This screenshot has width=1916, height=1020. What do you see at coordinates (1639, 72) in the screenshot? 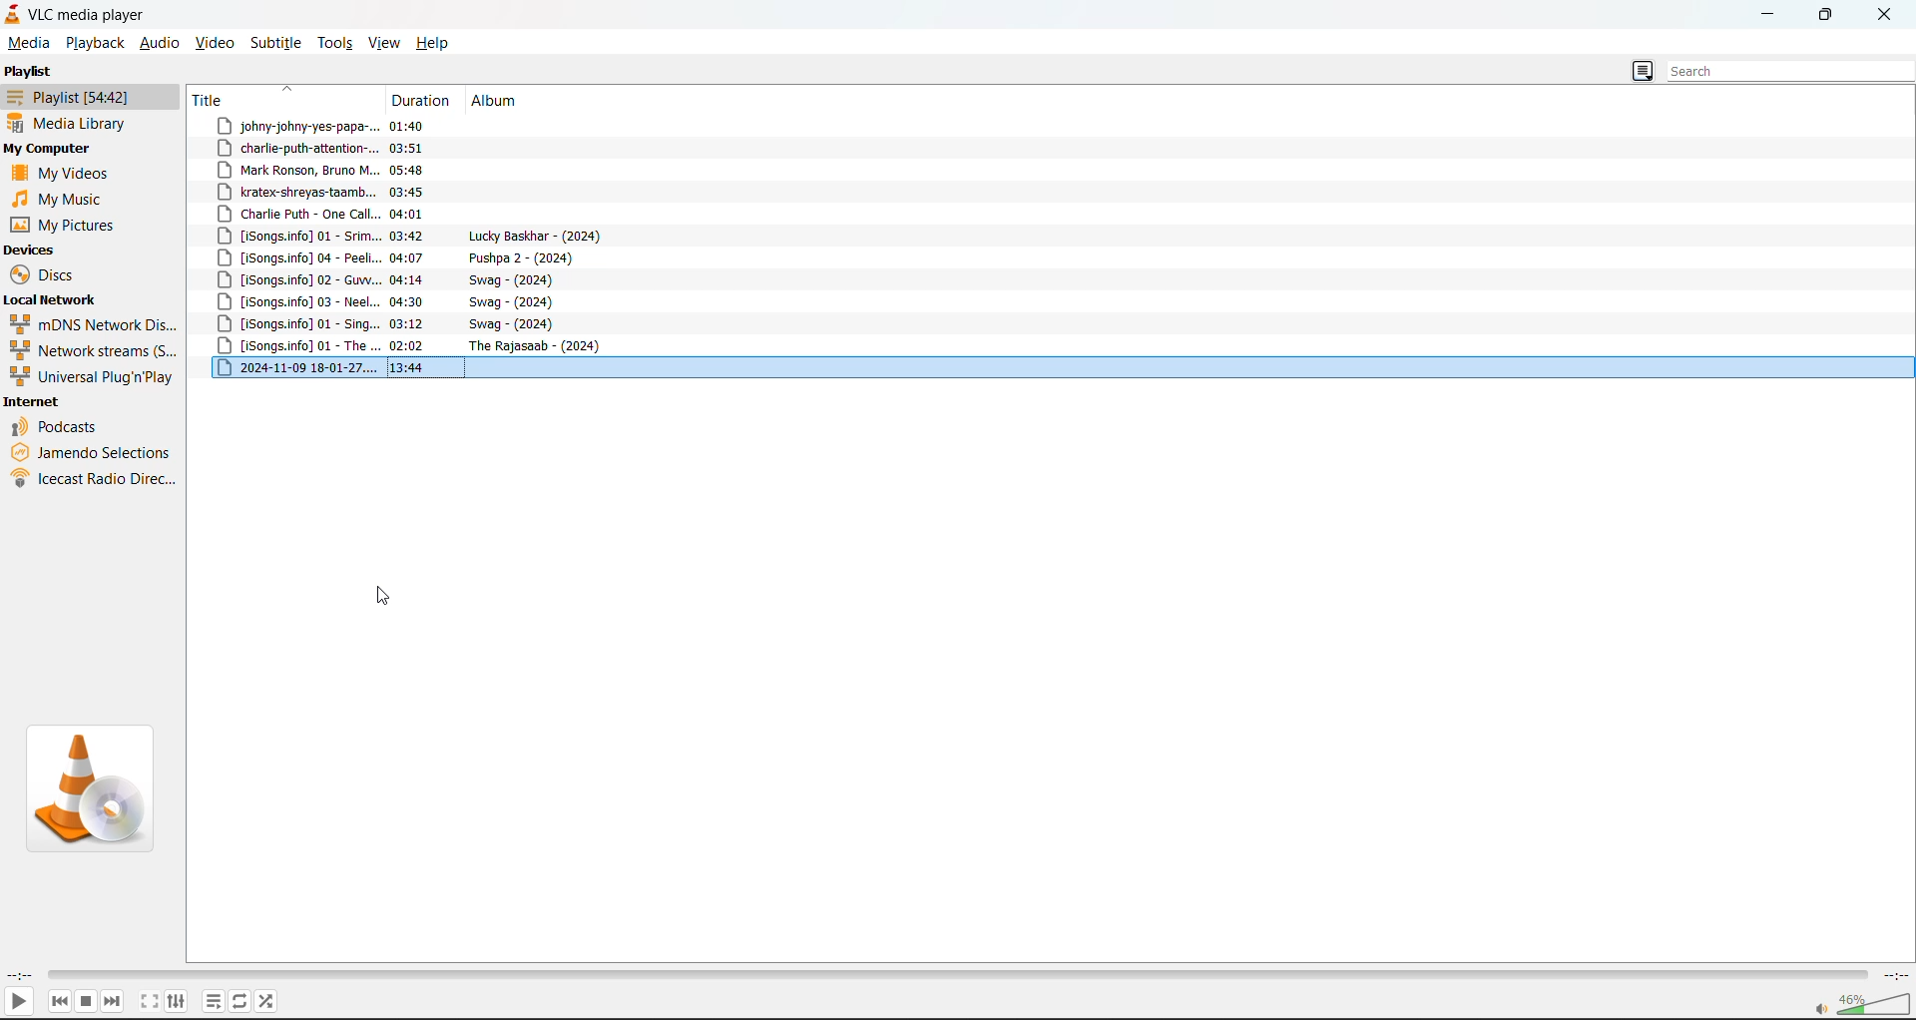
I see `change view` at bounding box center [1639, 72].